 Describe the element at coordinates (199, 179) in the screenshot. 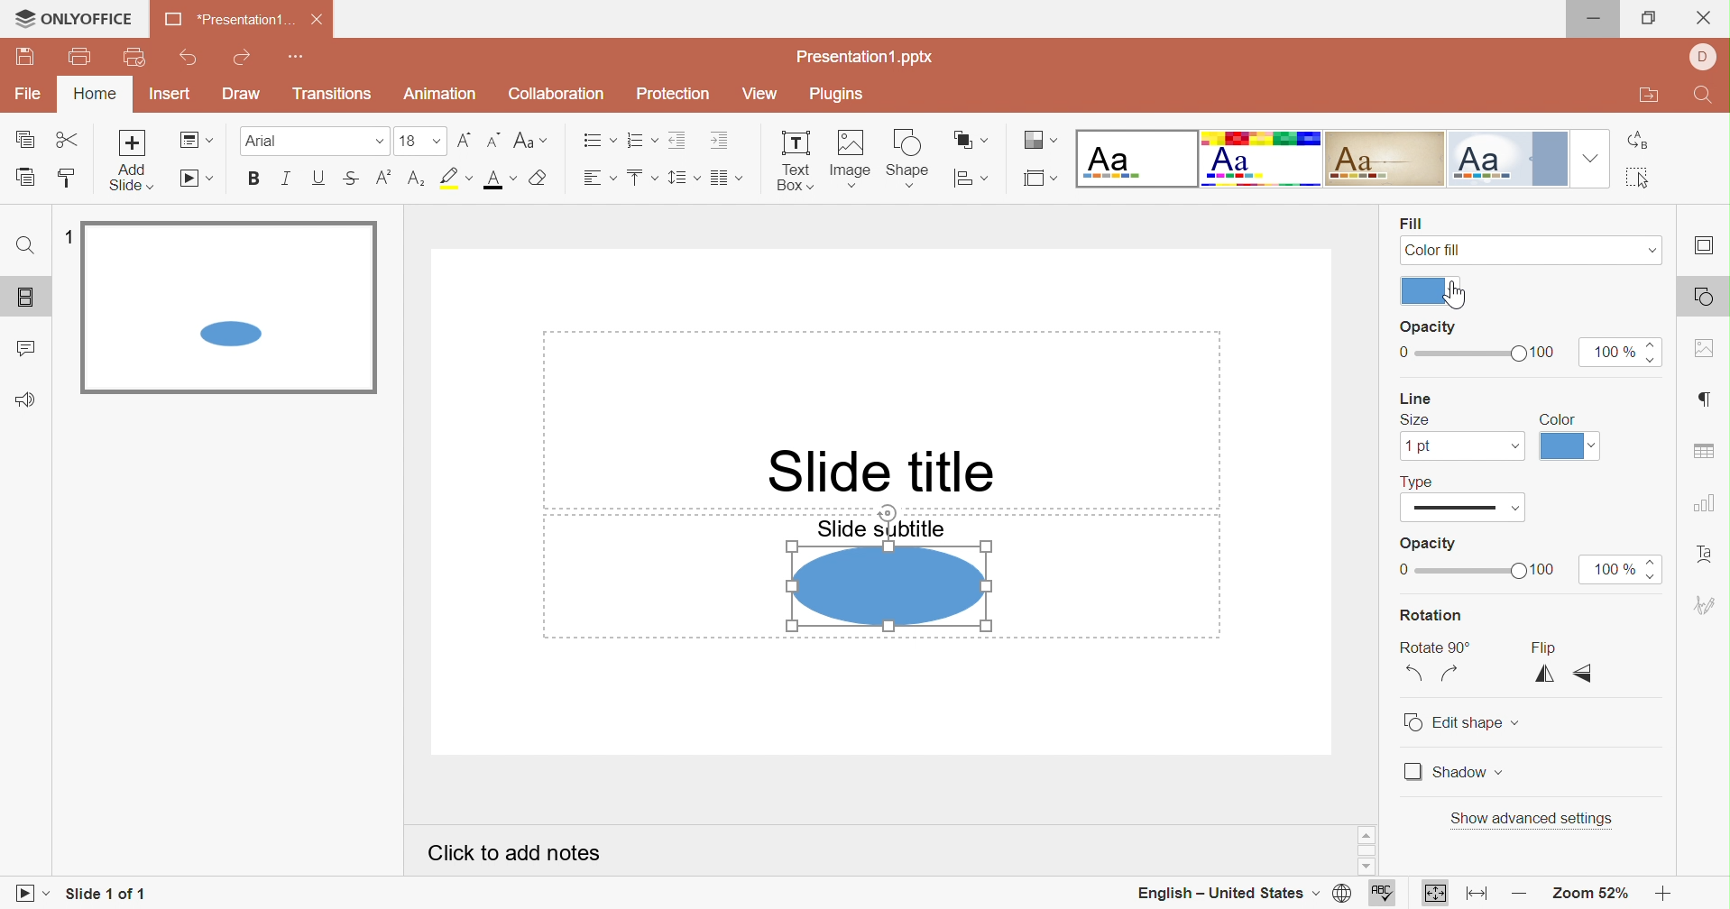

I see `Start slideshow` at that location.